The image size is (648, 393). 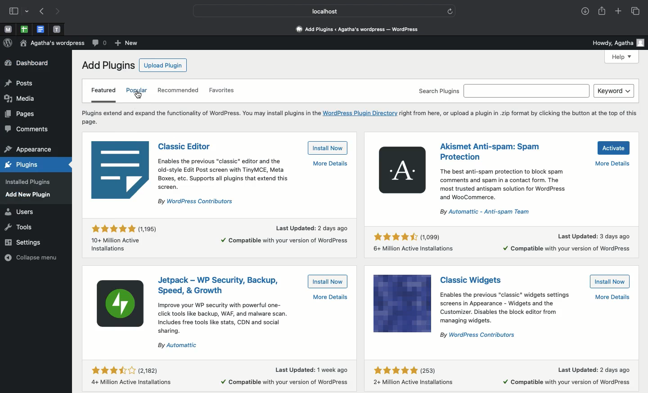 What do you see at coordinates (20, 114) in the screenshot?
I see `pages` at bounding box center [20, 114].